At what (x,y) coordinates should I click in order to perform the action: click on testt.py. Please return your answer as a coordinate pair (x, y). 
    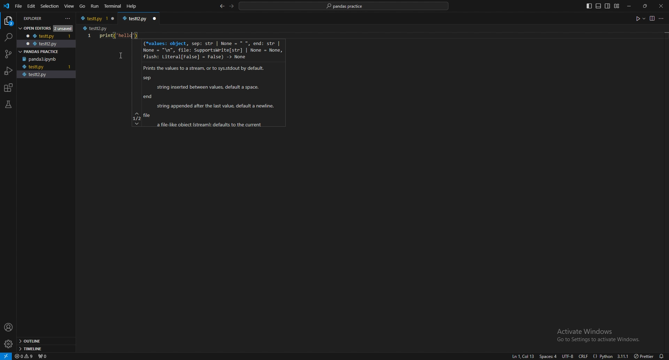
    Looking at the image, I should click on (36, 67).